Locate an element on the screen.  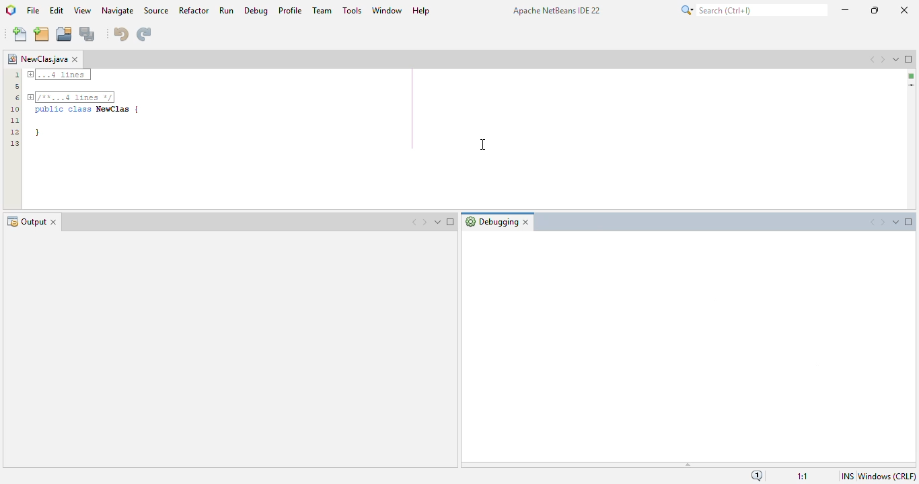
output window is located at coordinates (230, 350).